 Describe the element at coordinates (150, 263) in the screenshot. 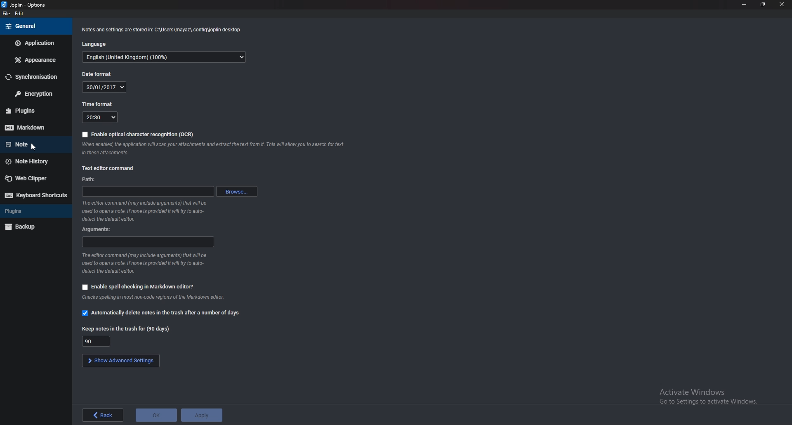

I see `Info` at that location.